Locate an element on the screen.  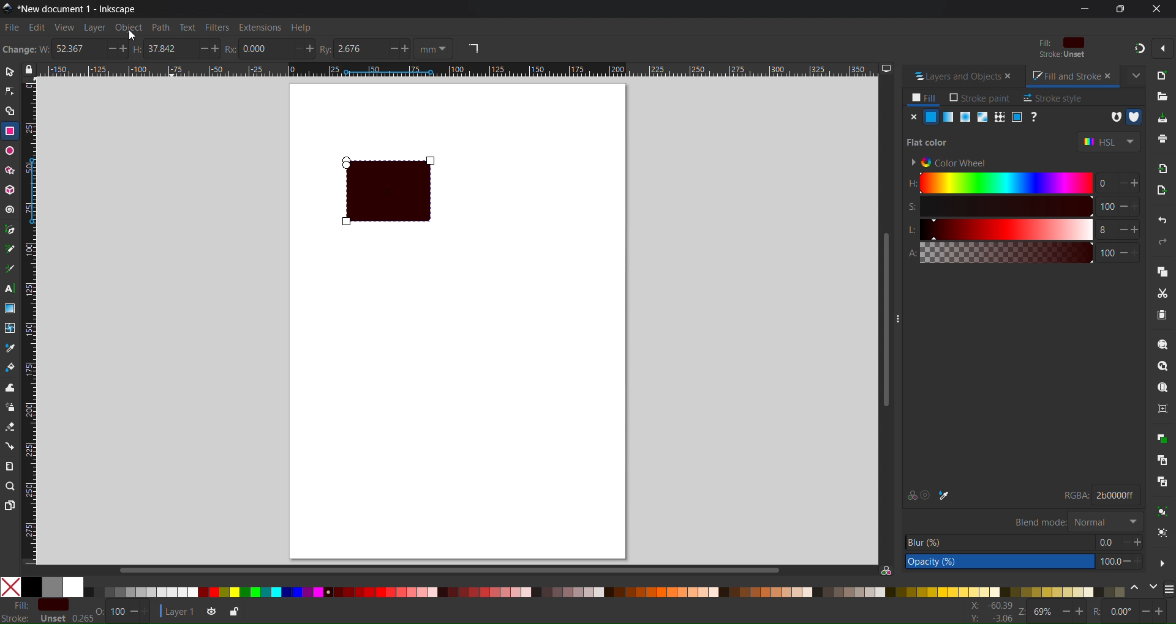
Rotation is located at coordinates (1099, 612).